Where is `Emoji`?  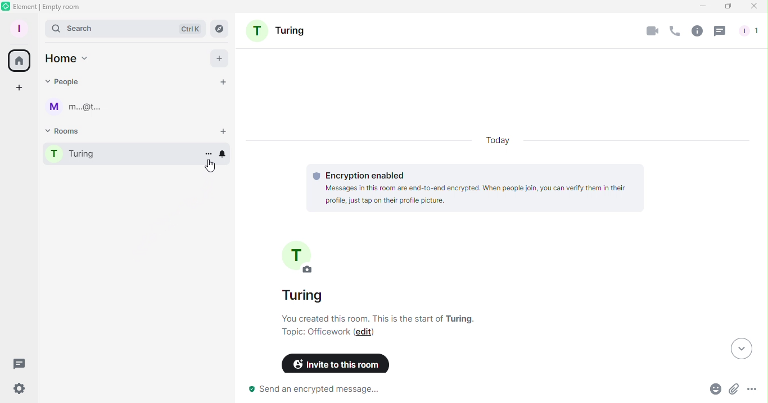 Emoji is located at coordinates (715, 390).